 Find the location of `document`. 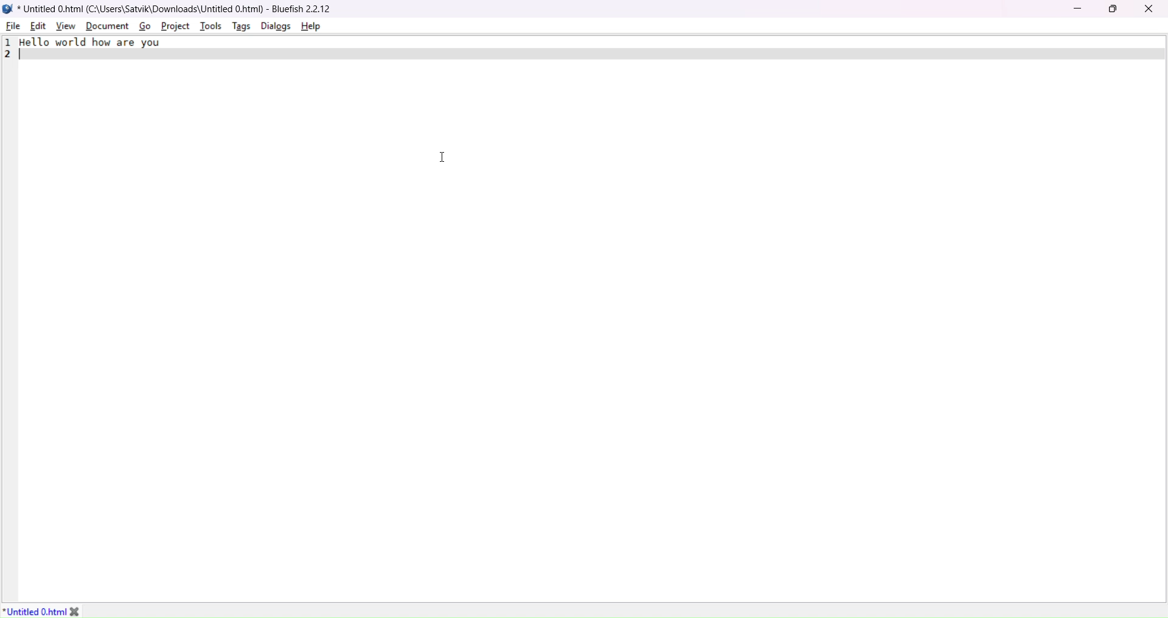

document is located at coordinates (108, 27).